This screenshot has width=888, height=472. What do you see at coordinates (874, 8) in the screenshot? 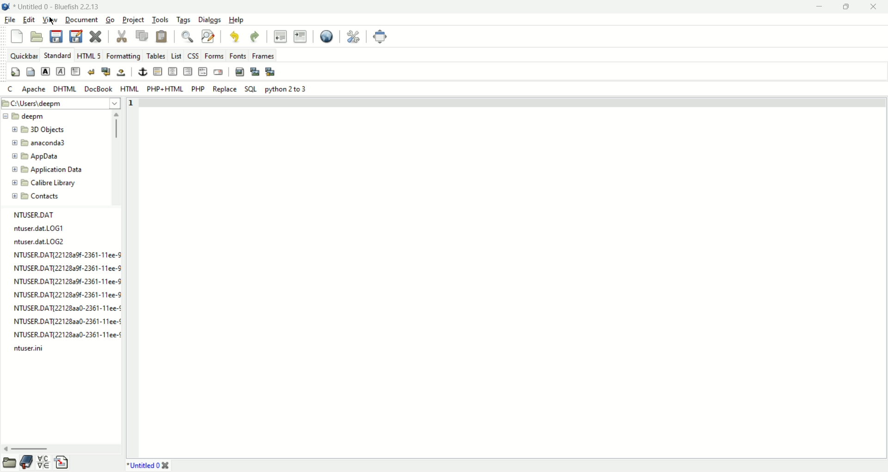
I see `close` at bounding box center [874, 8].